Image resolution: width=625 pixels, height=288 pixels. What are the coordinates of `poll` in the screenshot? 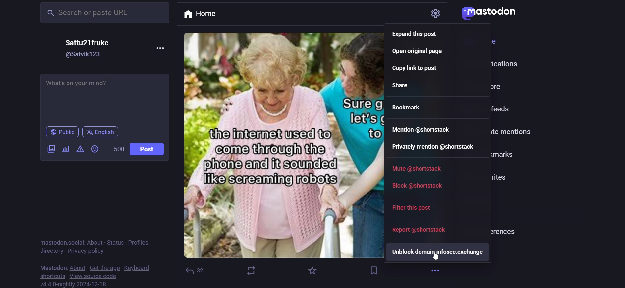 It's located at (65, 149).